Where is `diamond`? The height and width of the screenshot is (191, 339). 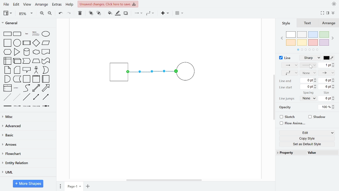
diamond is located at coordinates (36, 43).